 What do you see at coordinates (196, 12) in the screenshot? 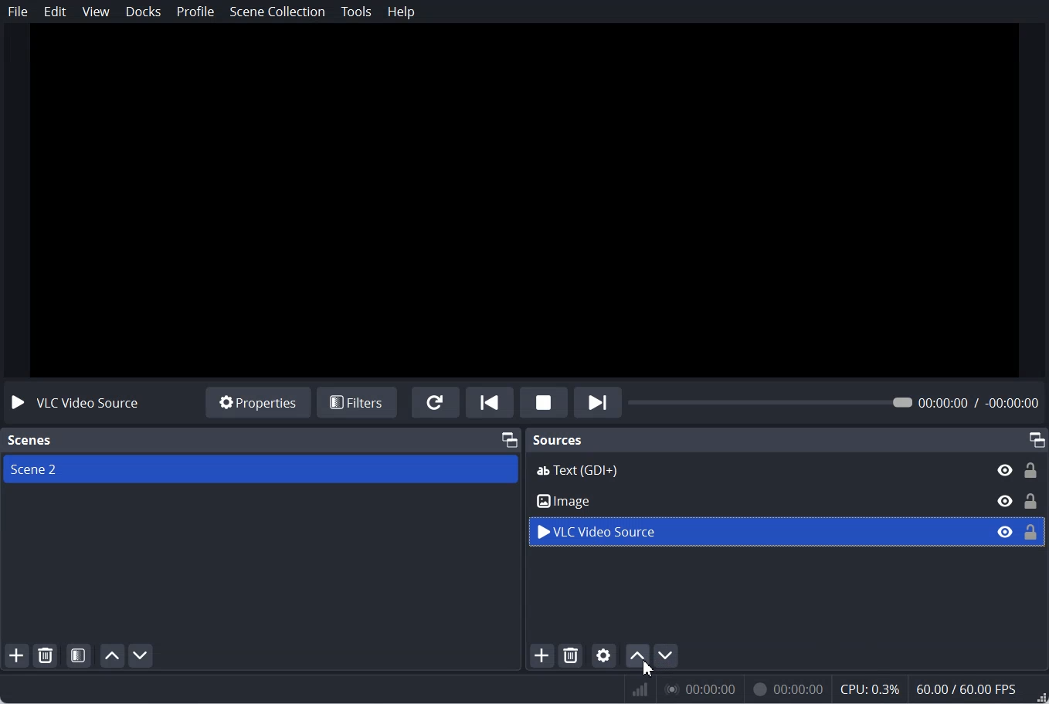
I see `Profile` at bounding box center [196, 12].